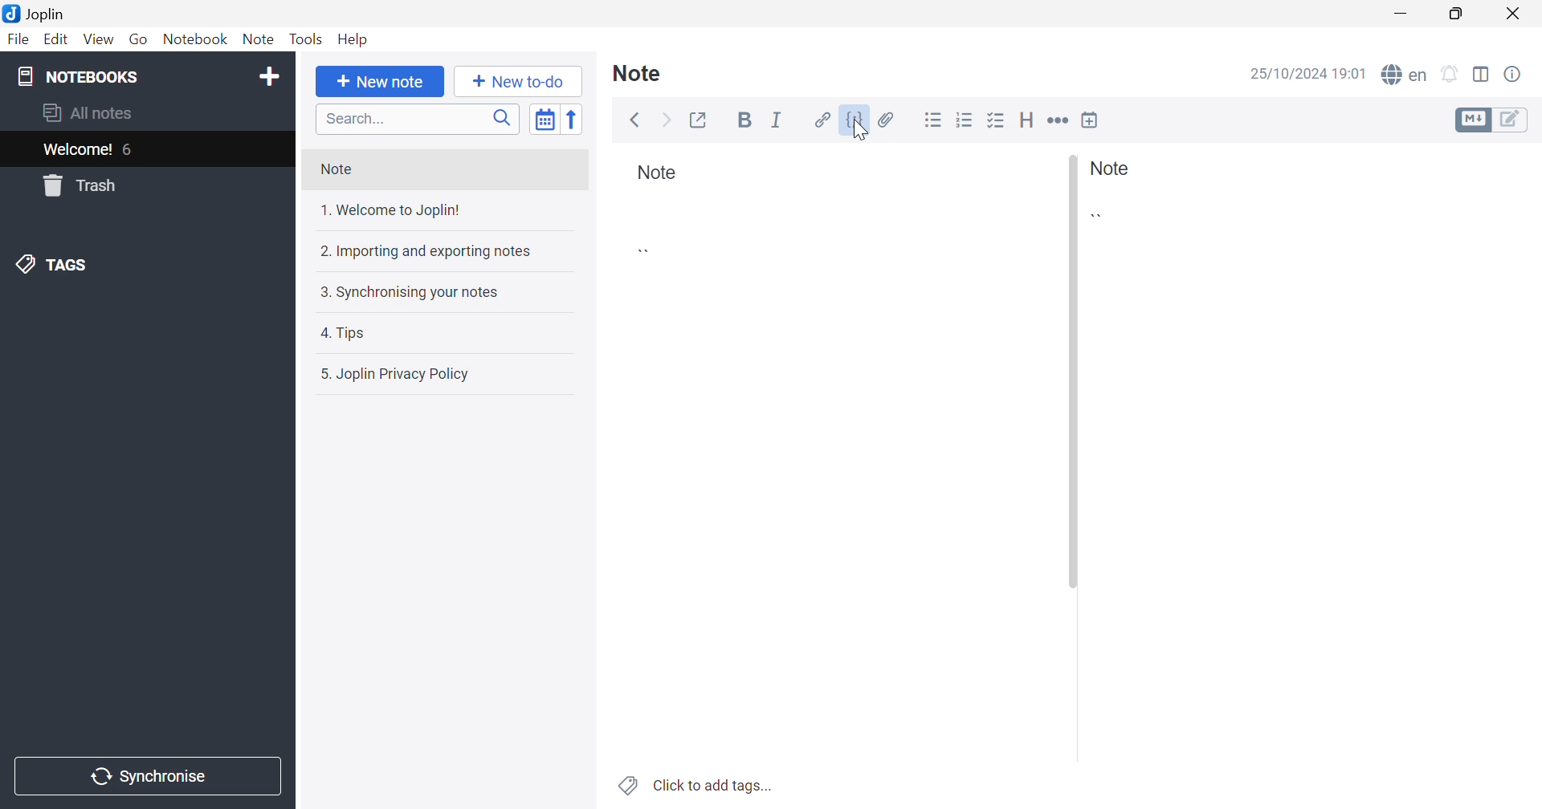 The image size is (1542, 809). Describe the element at coordinates (88, 77) in the screenshot. I see `Notebooks` at that location.